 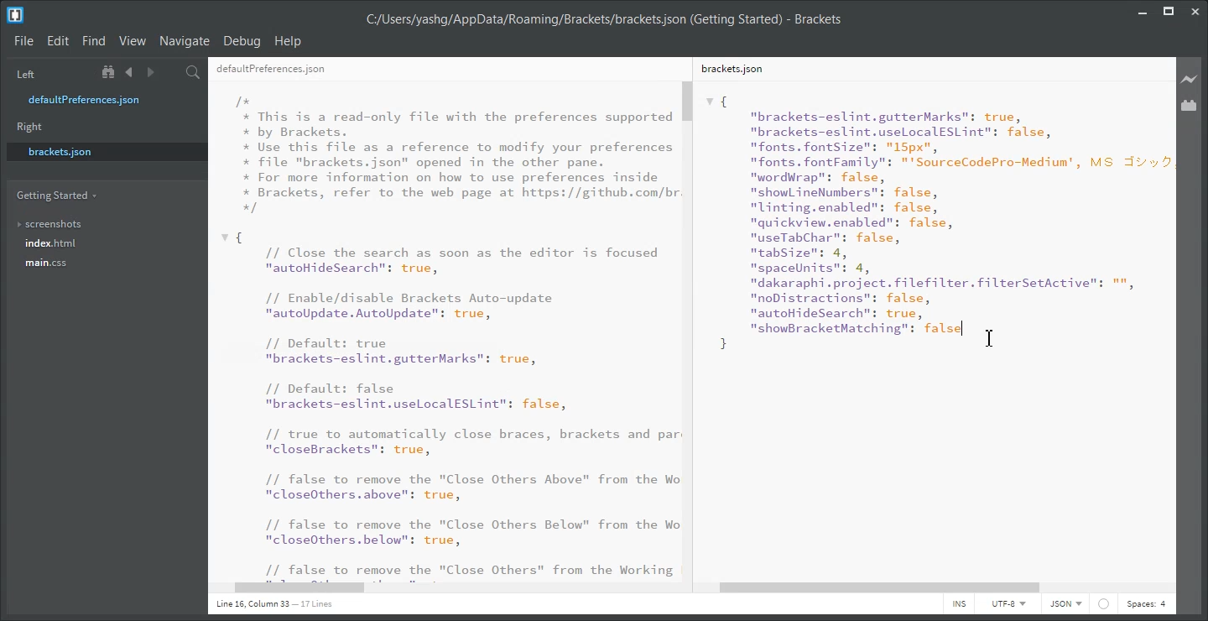 I want to click on JSON, so click(x=1066, y=604).